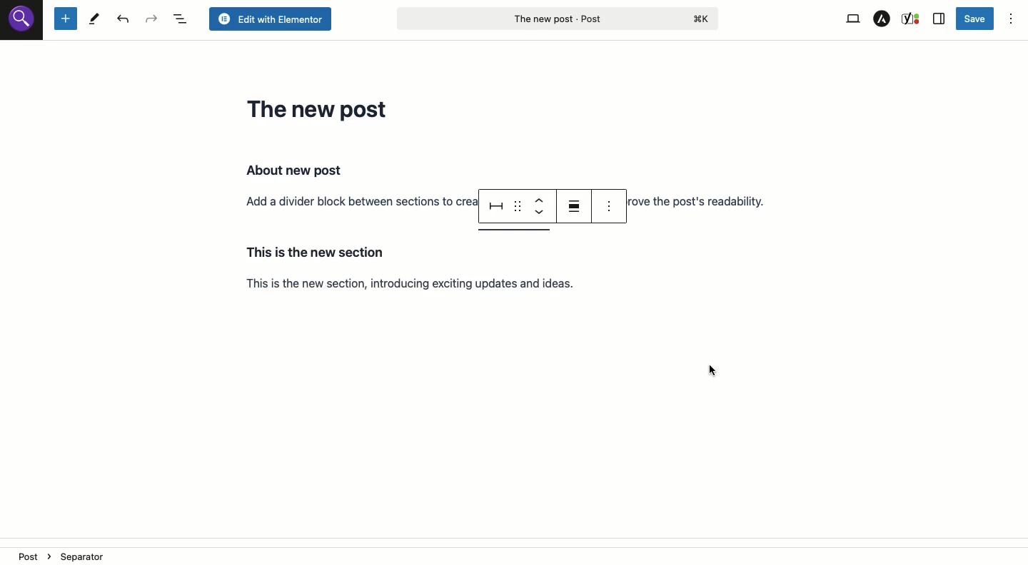 This screenshot has width=1028, height=565. I want to click on Align, so click(576, 207).